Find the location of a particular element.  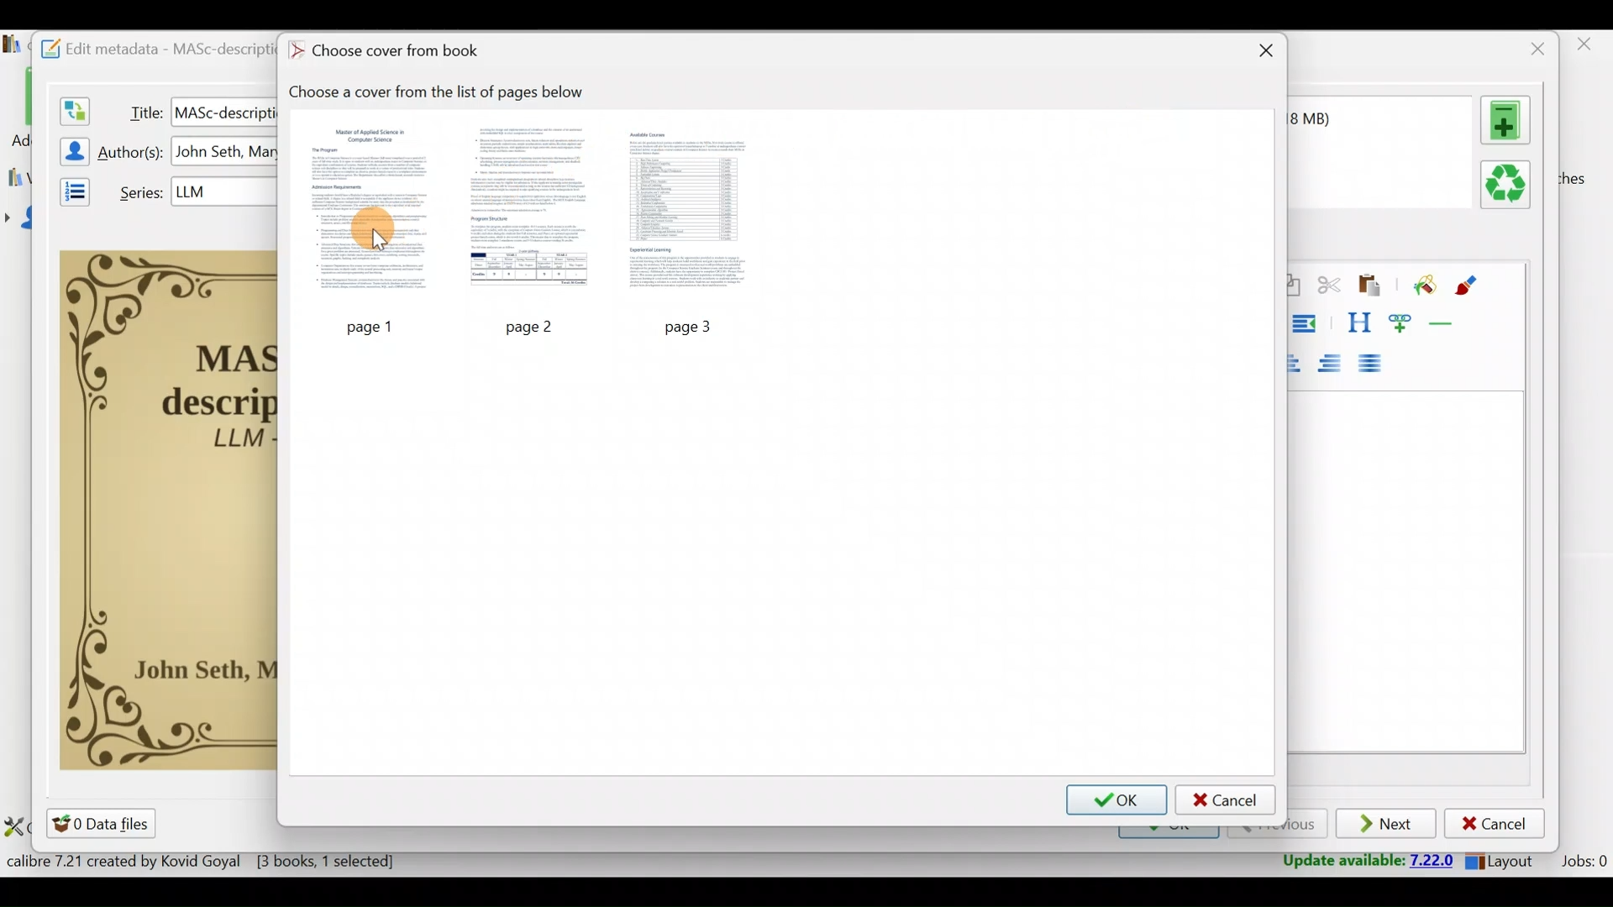

Close is located at coordinates (1263, 53).